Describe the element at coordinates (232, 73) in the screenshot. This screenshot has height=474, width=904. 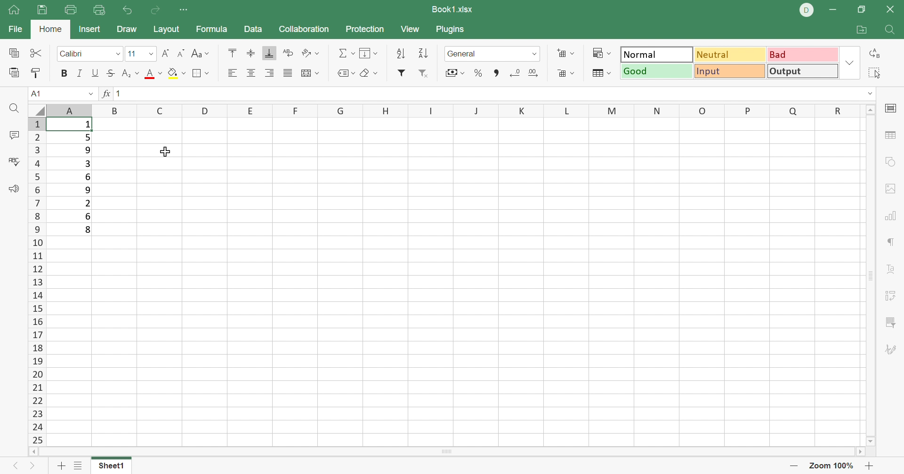
I see `Align Left` at that location.